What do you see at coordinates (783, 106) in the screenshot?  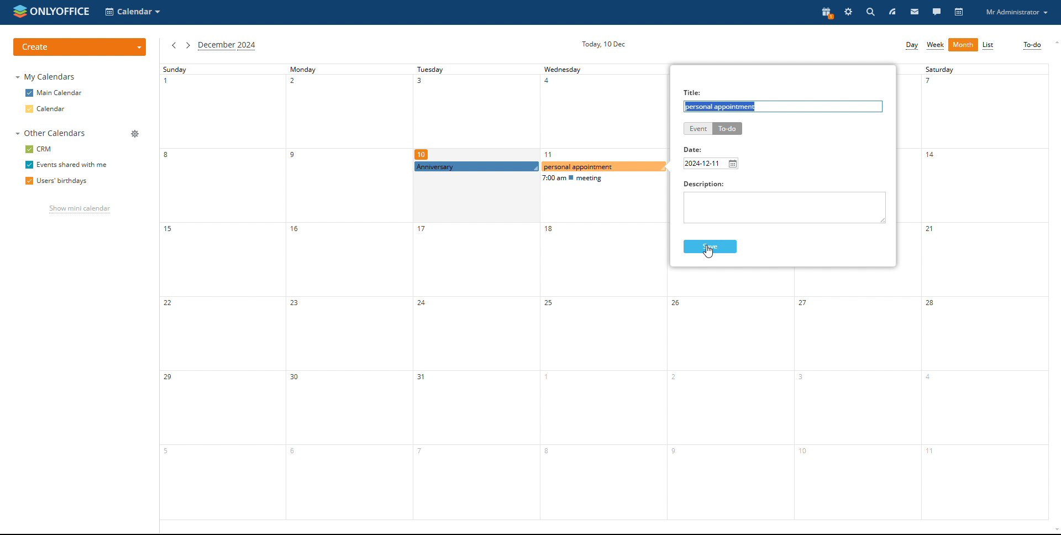 I see `to-do title` at bounding box center [783, 106].